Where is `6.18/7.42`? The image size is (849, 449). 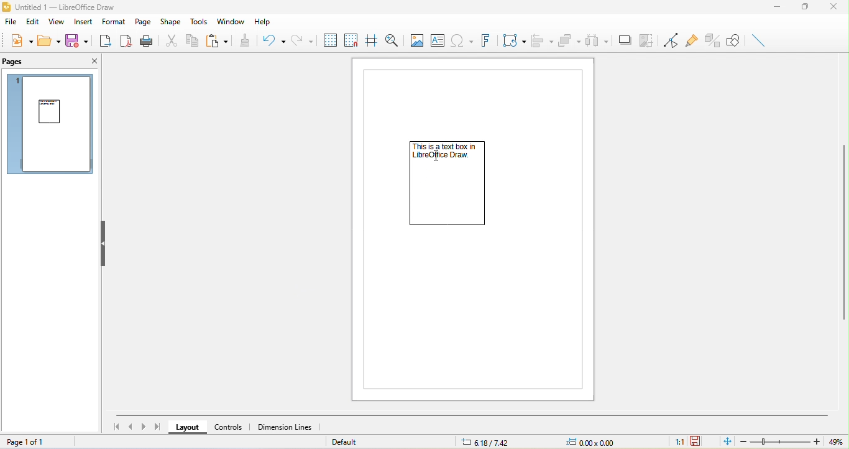 6.18/7.42 is located at coordinates (488, 442).